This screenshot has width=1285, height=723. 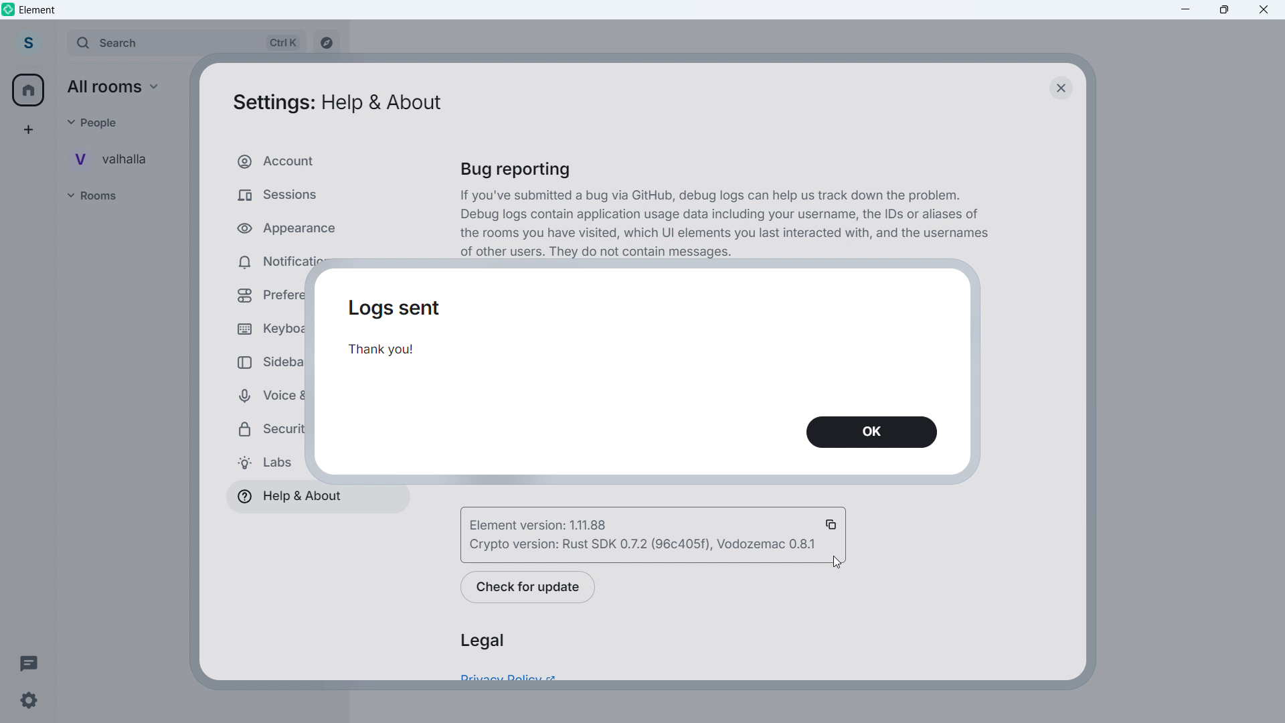 I want to click on check for update , so click(x=529, y=588).